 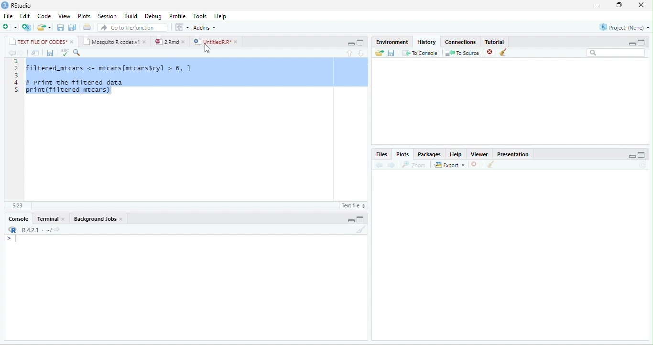 What do you see at coordinates (73, 42) in the screenshot?
I see `close` at bounding box center [73, 42].